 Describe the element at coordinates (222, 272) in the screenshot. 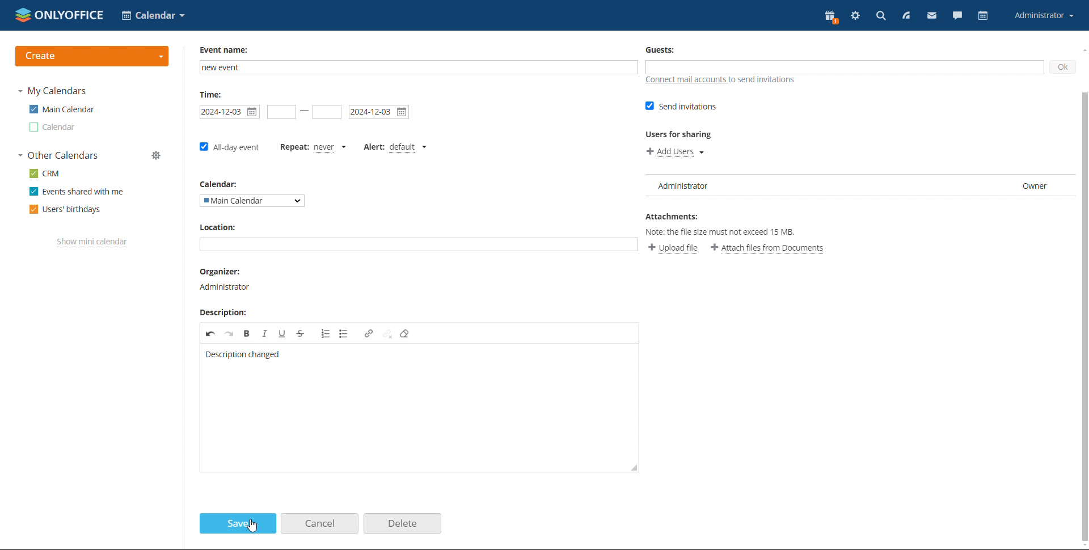

I see `Organizer:` at that location.